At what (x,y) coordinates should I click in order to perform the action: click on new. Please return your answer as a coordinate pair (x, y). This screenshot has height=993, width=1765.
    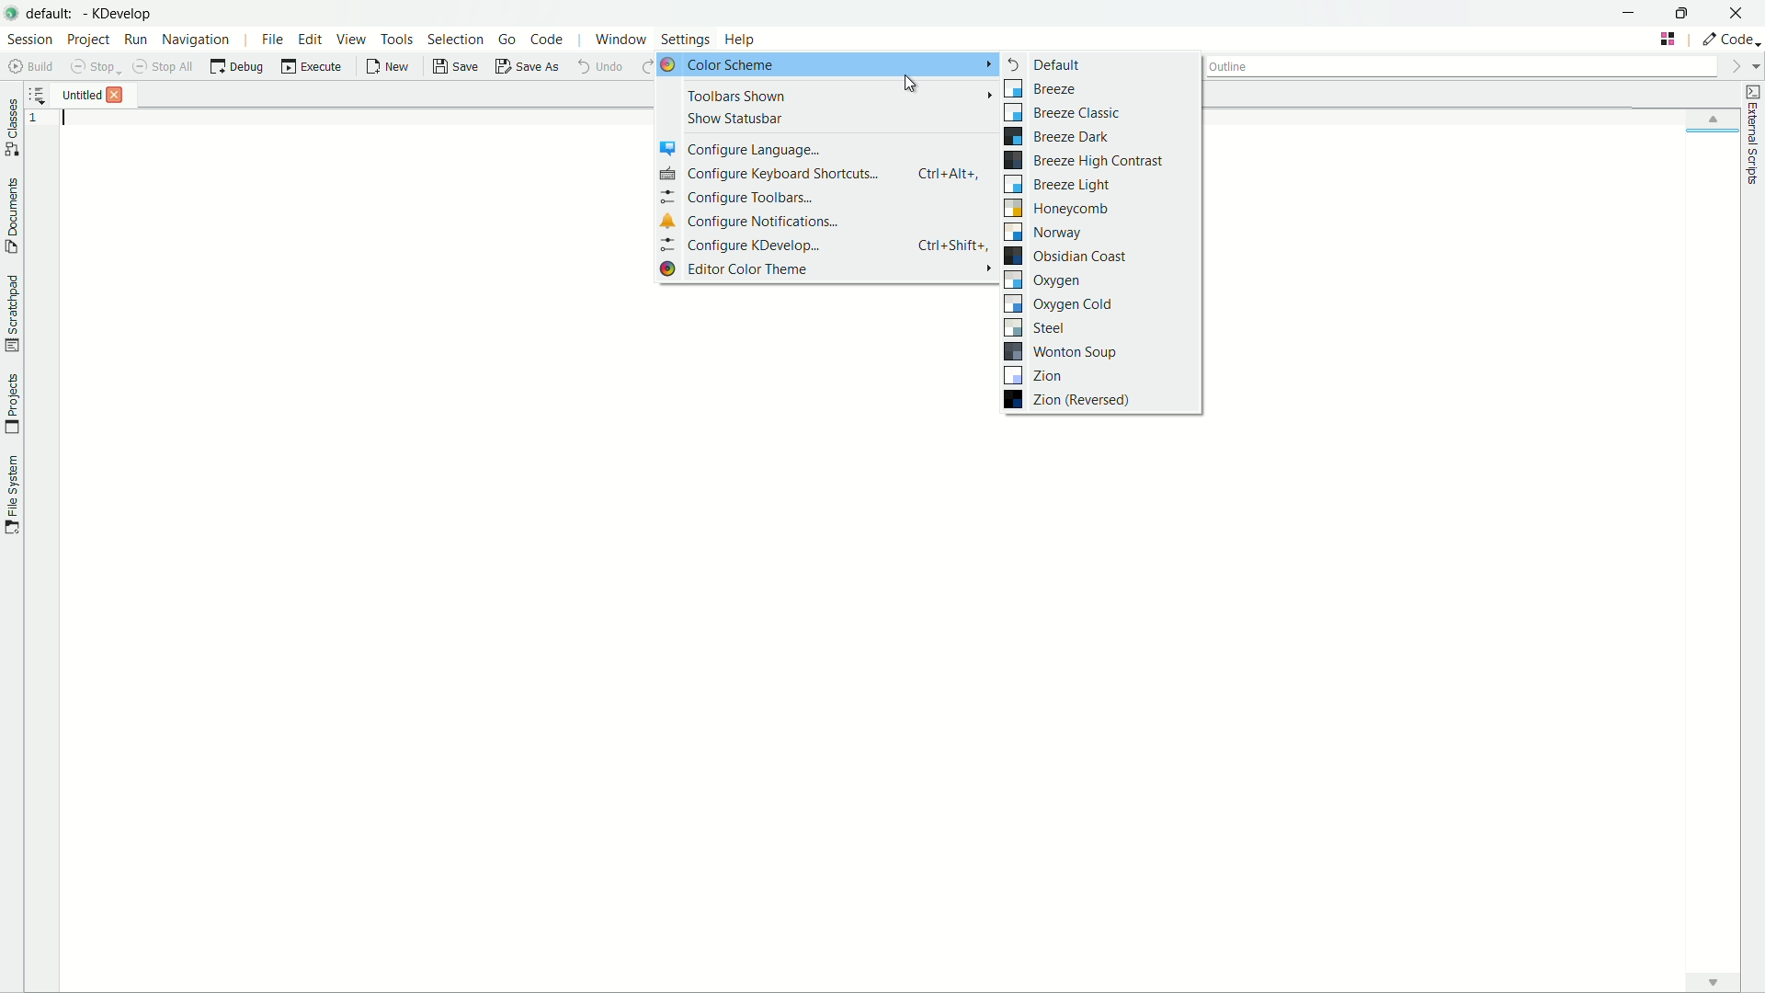
    Looking at the image, I should click on (391, 67).